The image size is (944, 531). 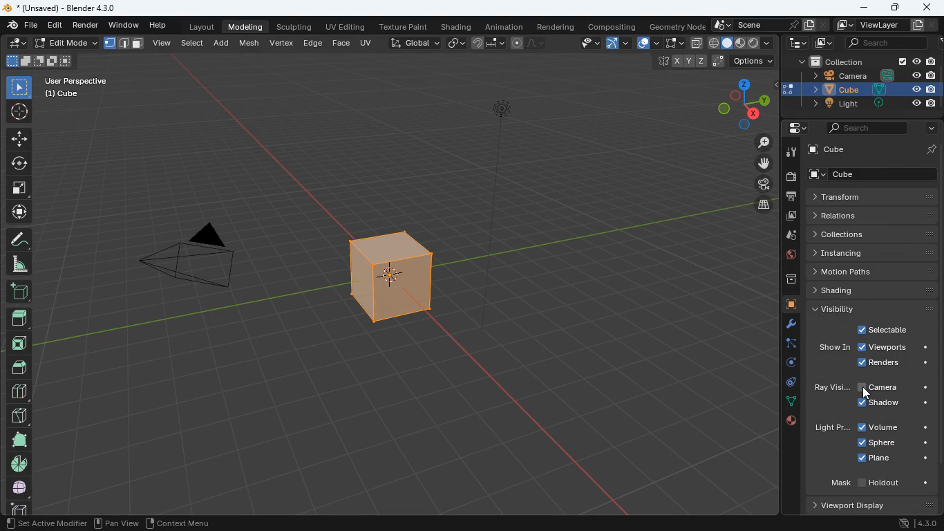 I want to click on more, so click(x=931, y=128).